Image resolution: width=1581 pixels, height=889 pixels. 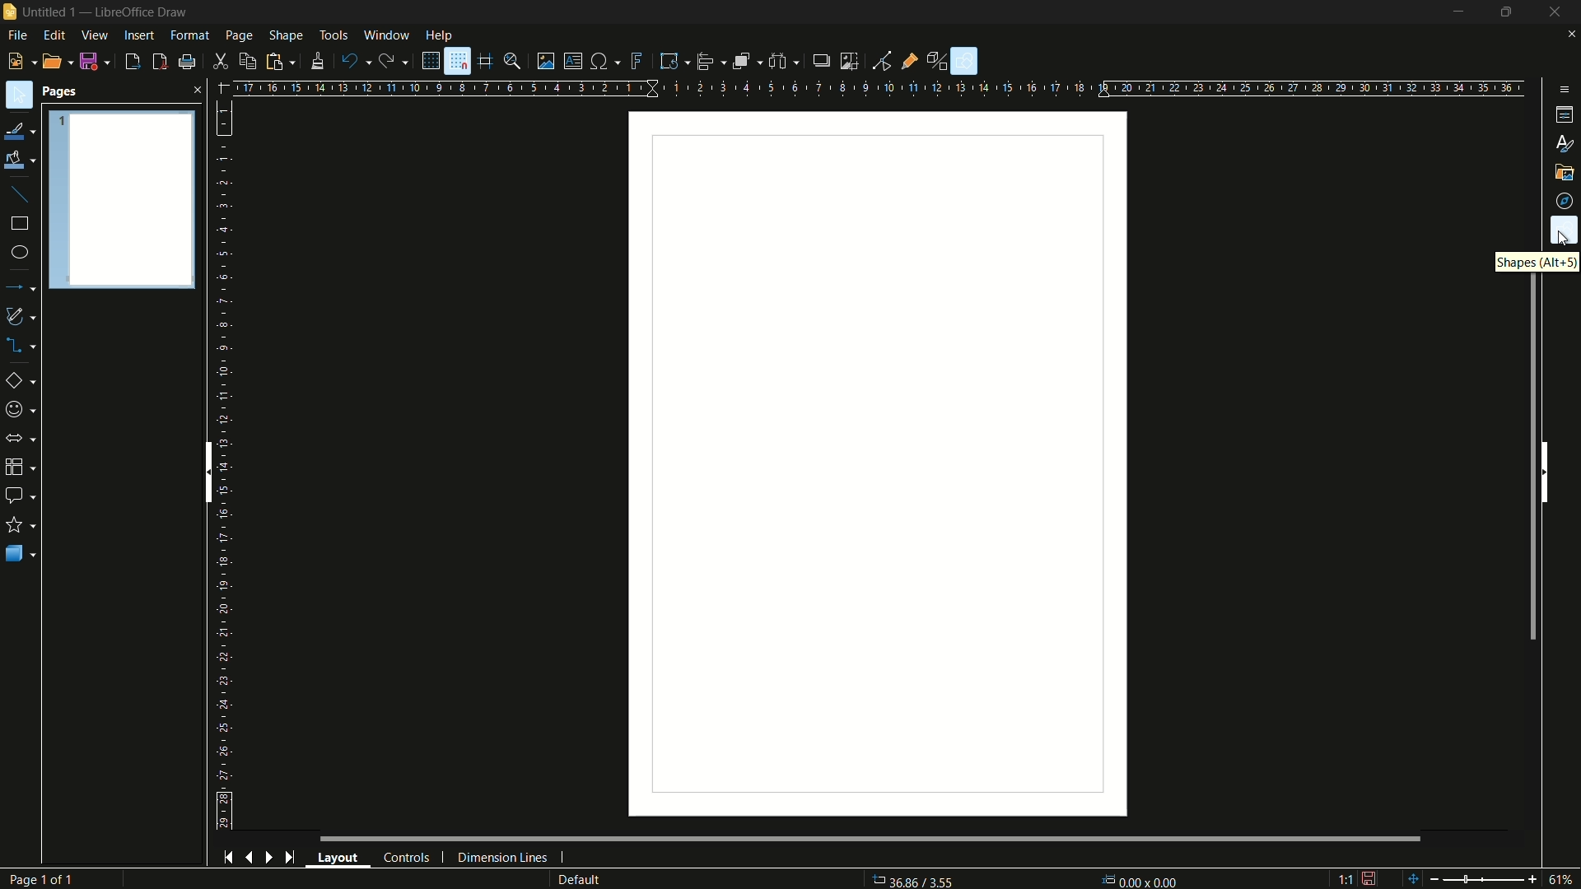 What do you see at coordinates (356, 62) in the screenshot?
I see `undo` at bounding box center [356, 62].